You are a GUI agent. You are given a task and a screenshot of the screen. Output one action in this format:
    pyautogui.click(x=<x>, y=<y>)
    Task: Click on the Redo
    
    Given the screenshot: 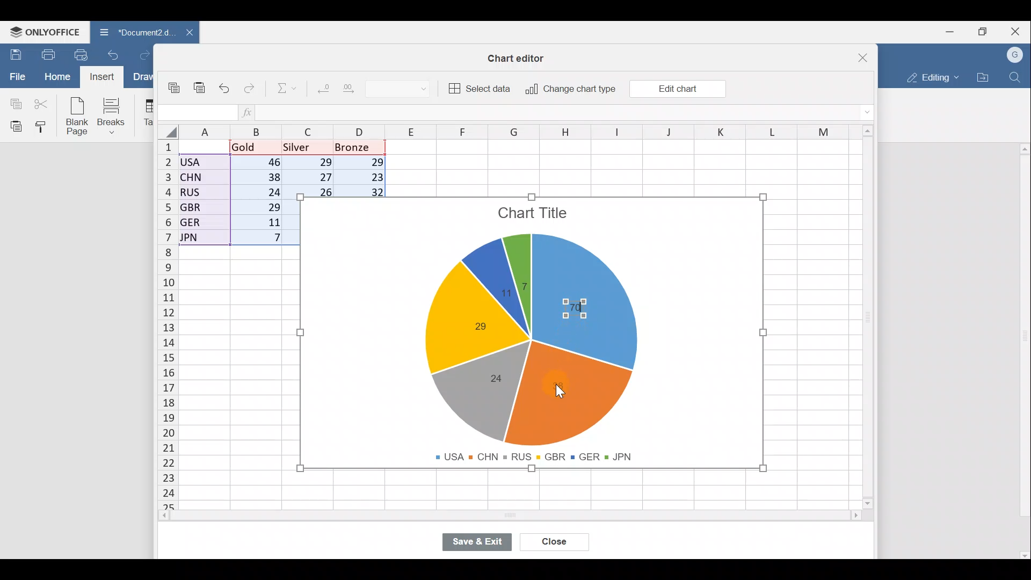 What is the action you would take?
    pyautogui.click(x=149, y=56)
    